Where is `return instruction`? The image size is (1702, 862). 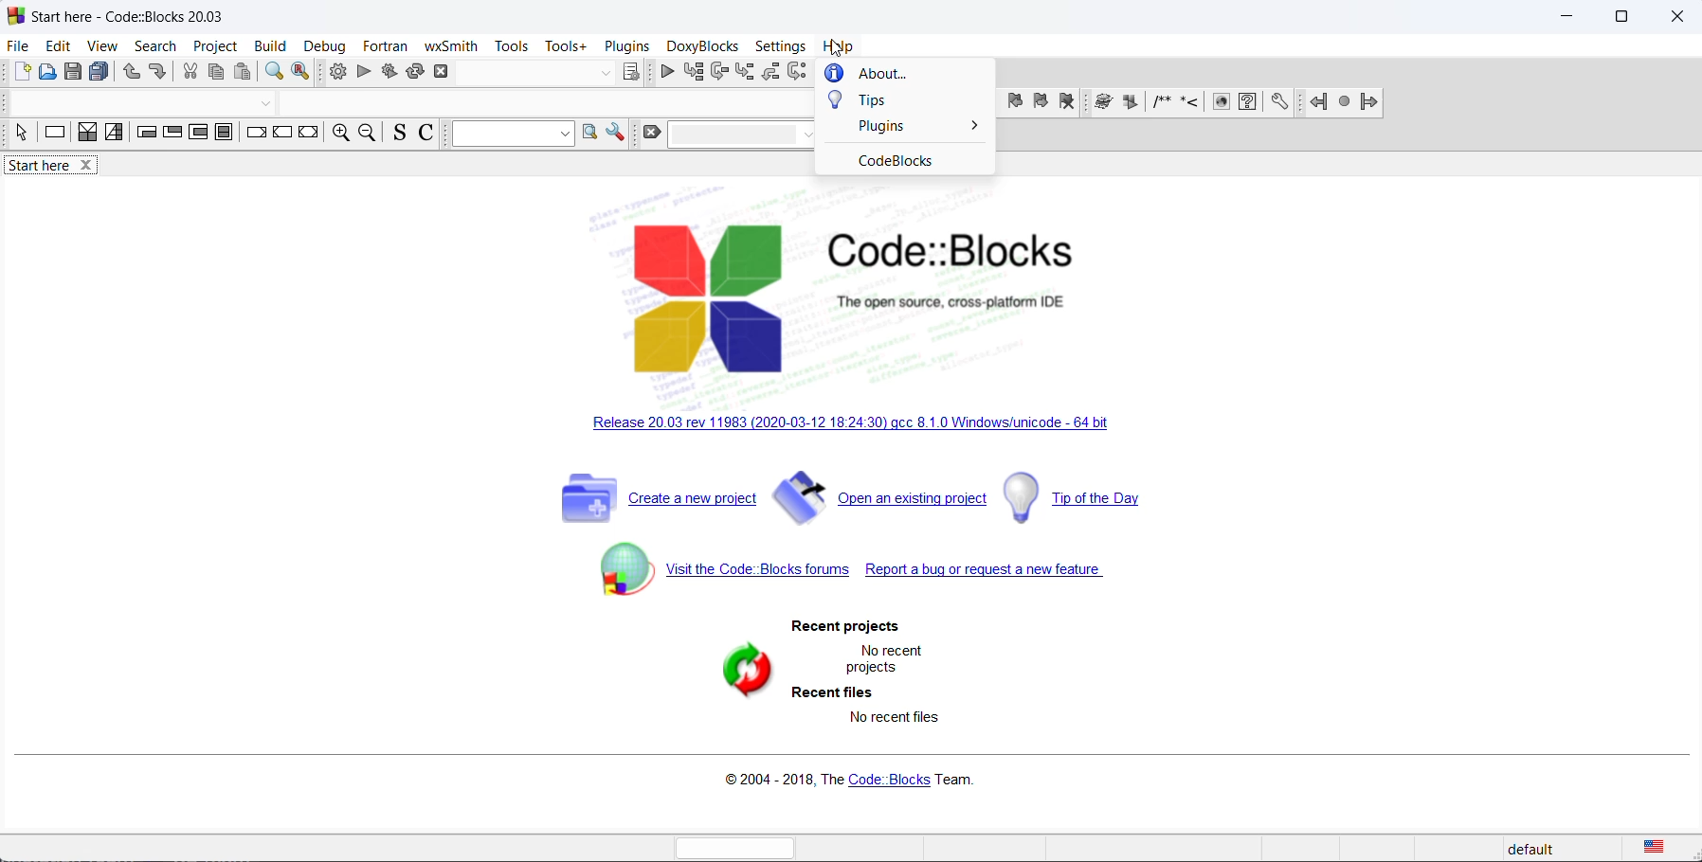
return instruction is located at coordinates (310, 135).